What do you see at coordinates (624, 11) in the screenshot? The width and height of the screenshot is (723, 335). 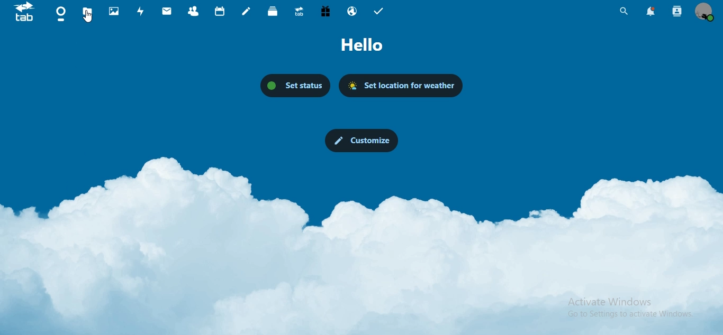 I see `unified search` at bounding box center [624, 11].